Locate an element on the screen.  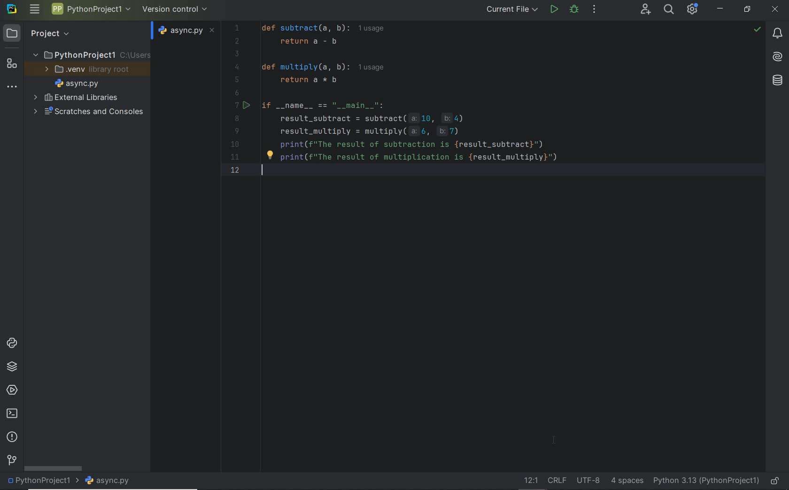
Calculate Subtraction Code is located at coordinates (483, 100).